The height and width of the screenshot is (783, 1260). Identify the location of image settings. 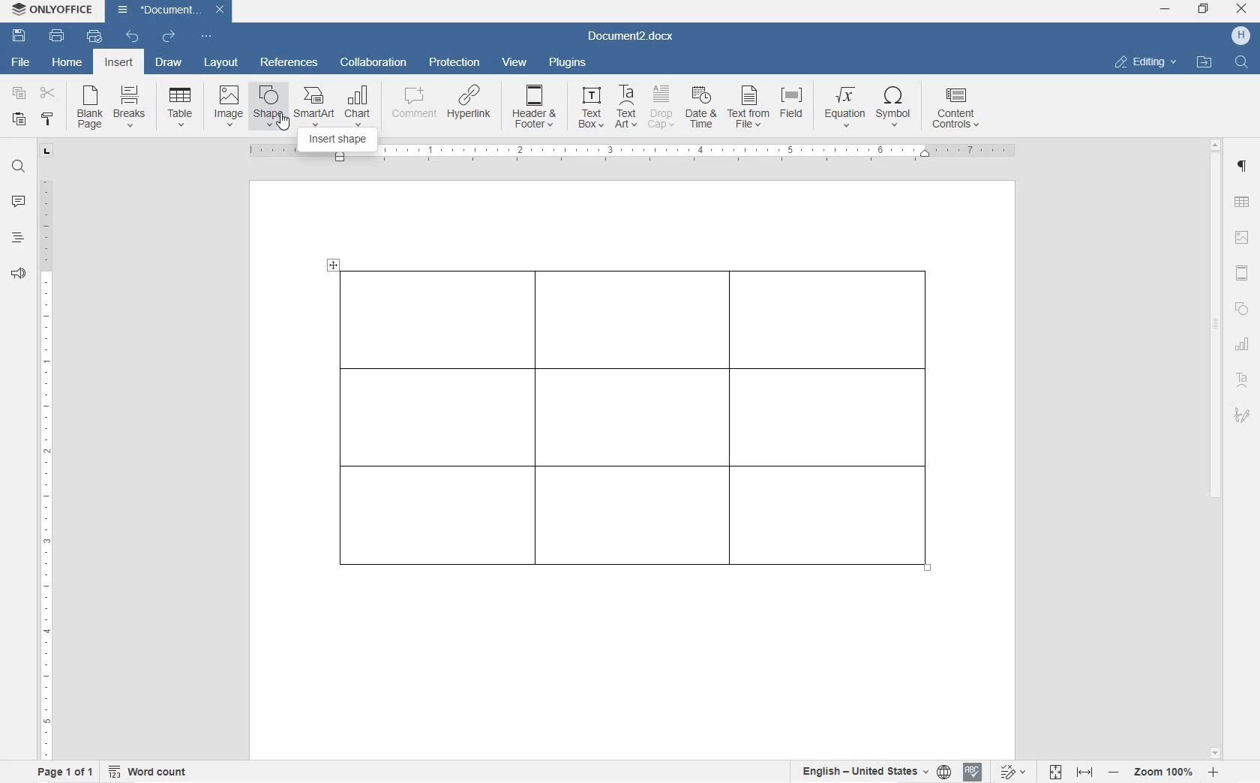
(1241, 238).